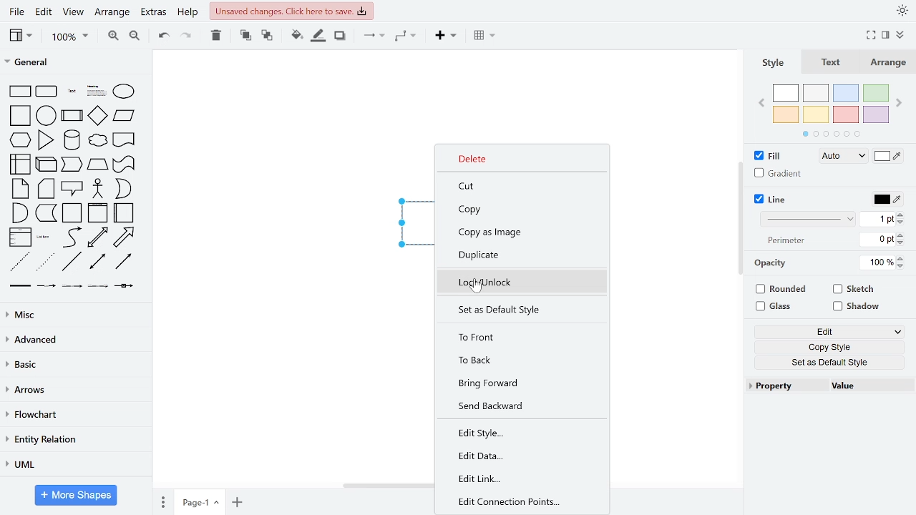  I want to click on gradient, so click(779, 173).